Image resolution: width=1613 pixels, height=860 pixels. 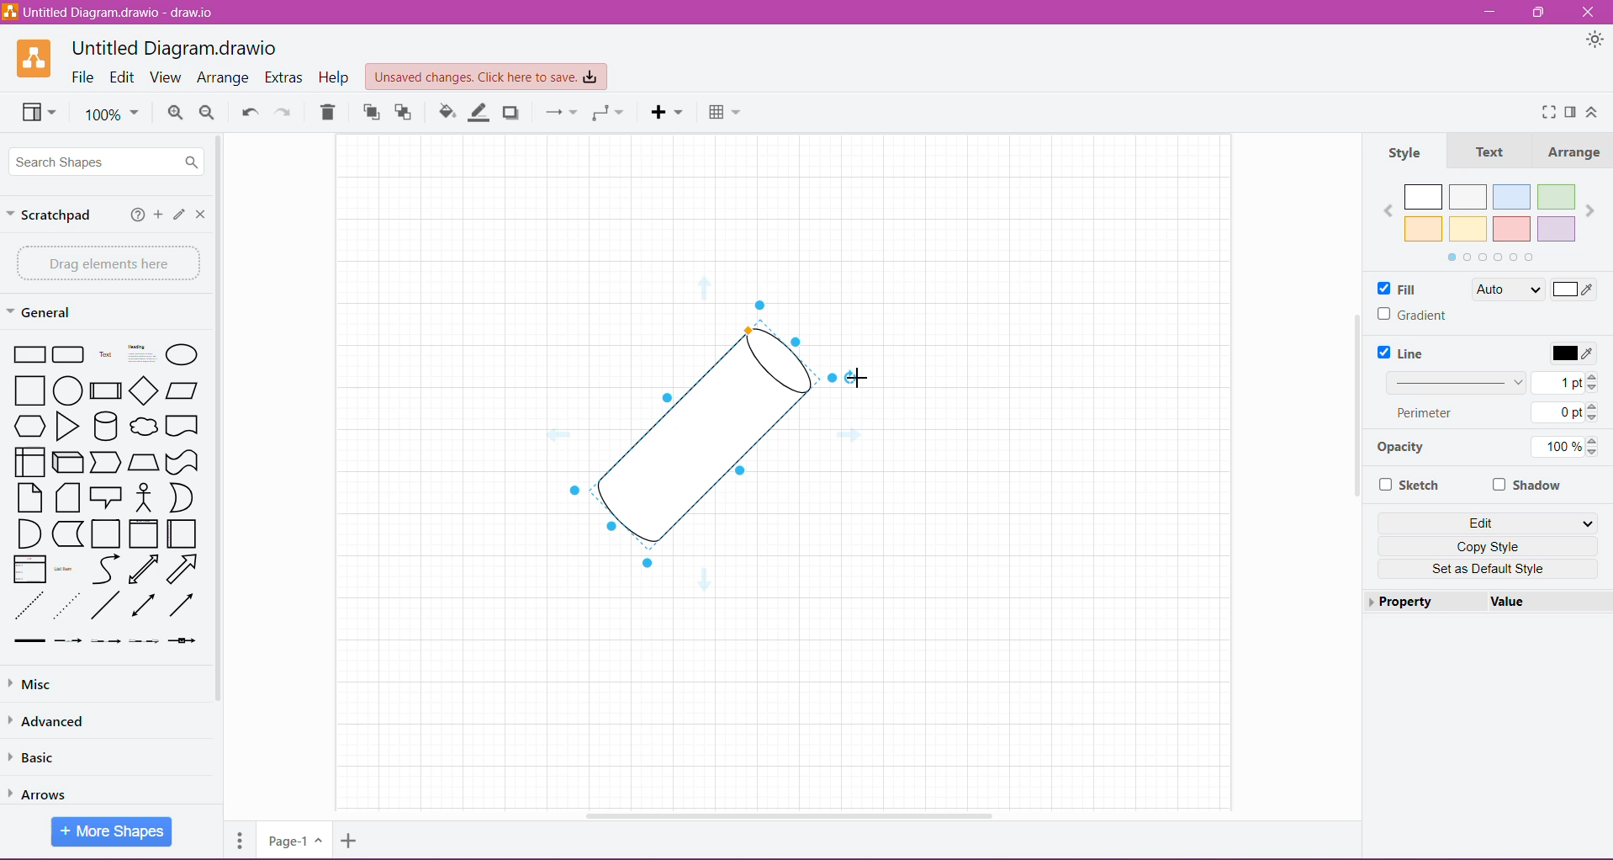 What do you see at coordinates (133, 216) in the screenshot?
I see `Help` at bounding box center [133, 216].